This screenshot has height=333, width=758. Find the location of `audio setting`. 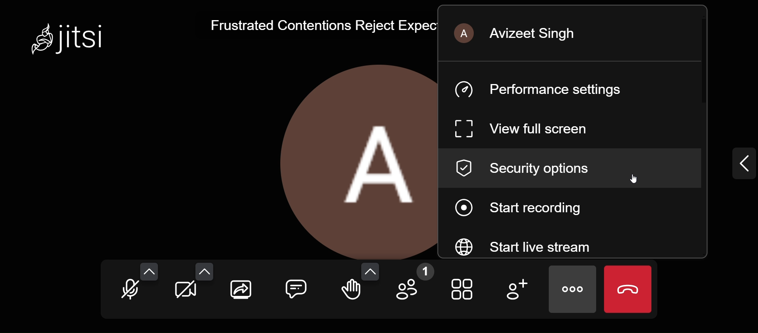

audio setting is located at coordinates (152, 270).